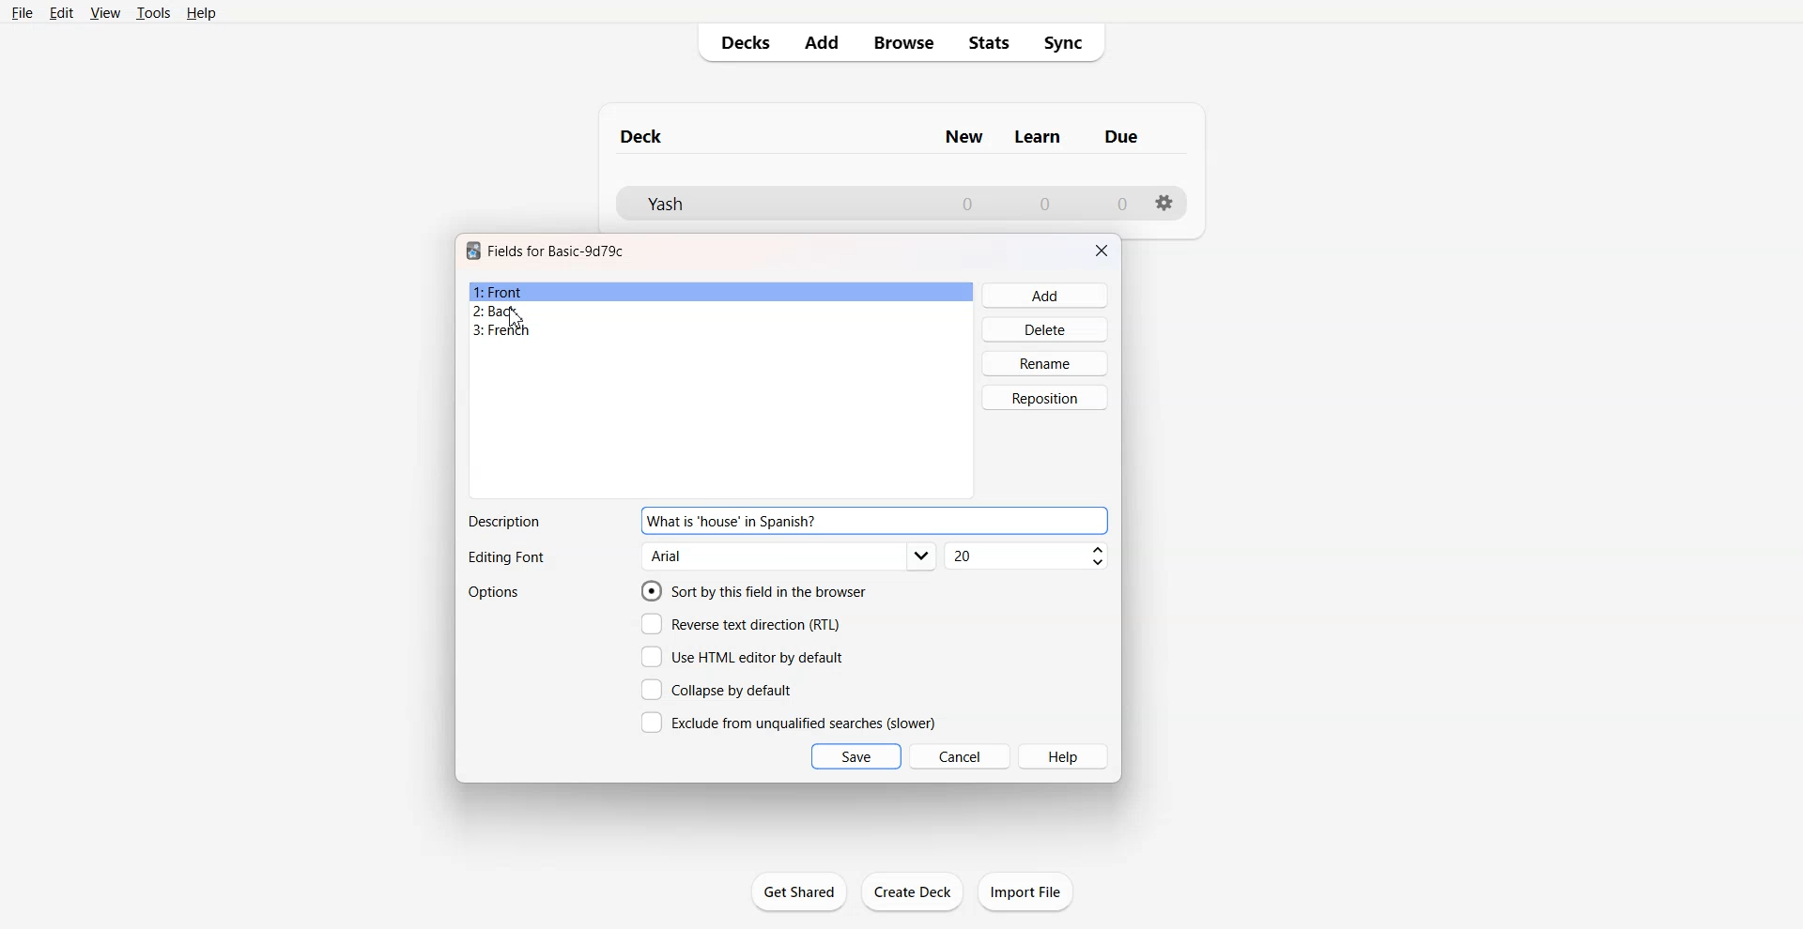  I want to click on Front, so click(721, 292).